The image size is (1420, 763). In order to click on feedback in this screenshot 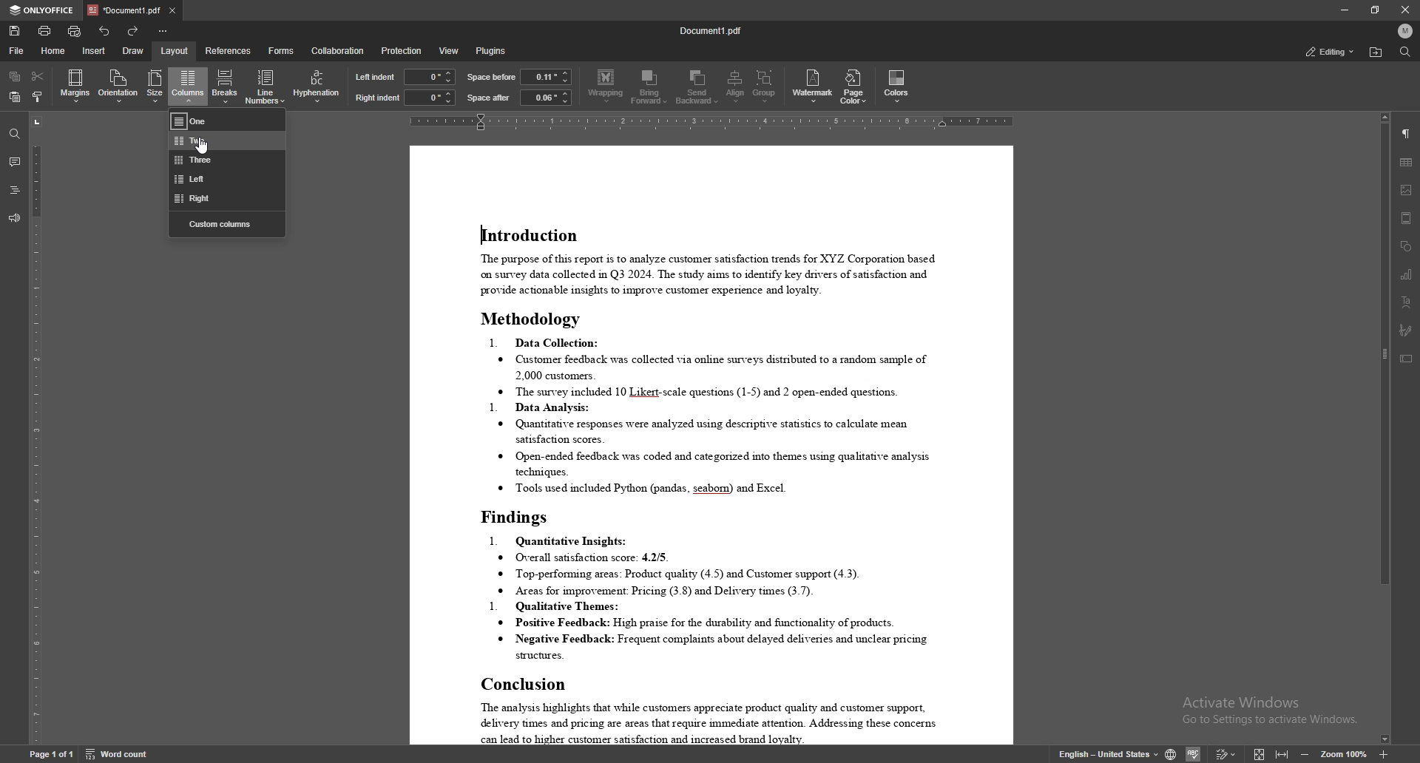, I will do `click(15, 218)`.